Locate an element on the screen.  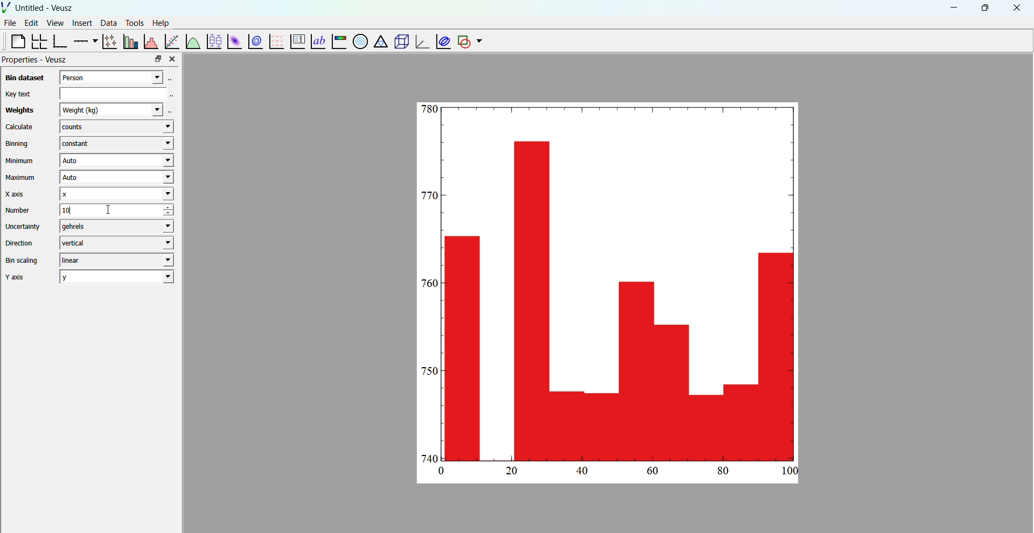
10 is located at coordinates (102, 210).